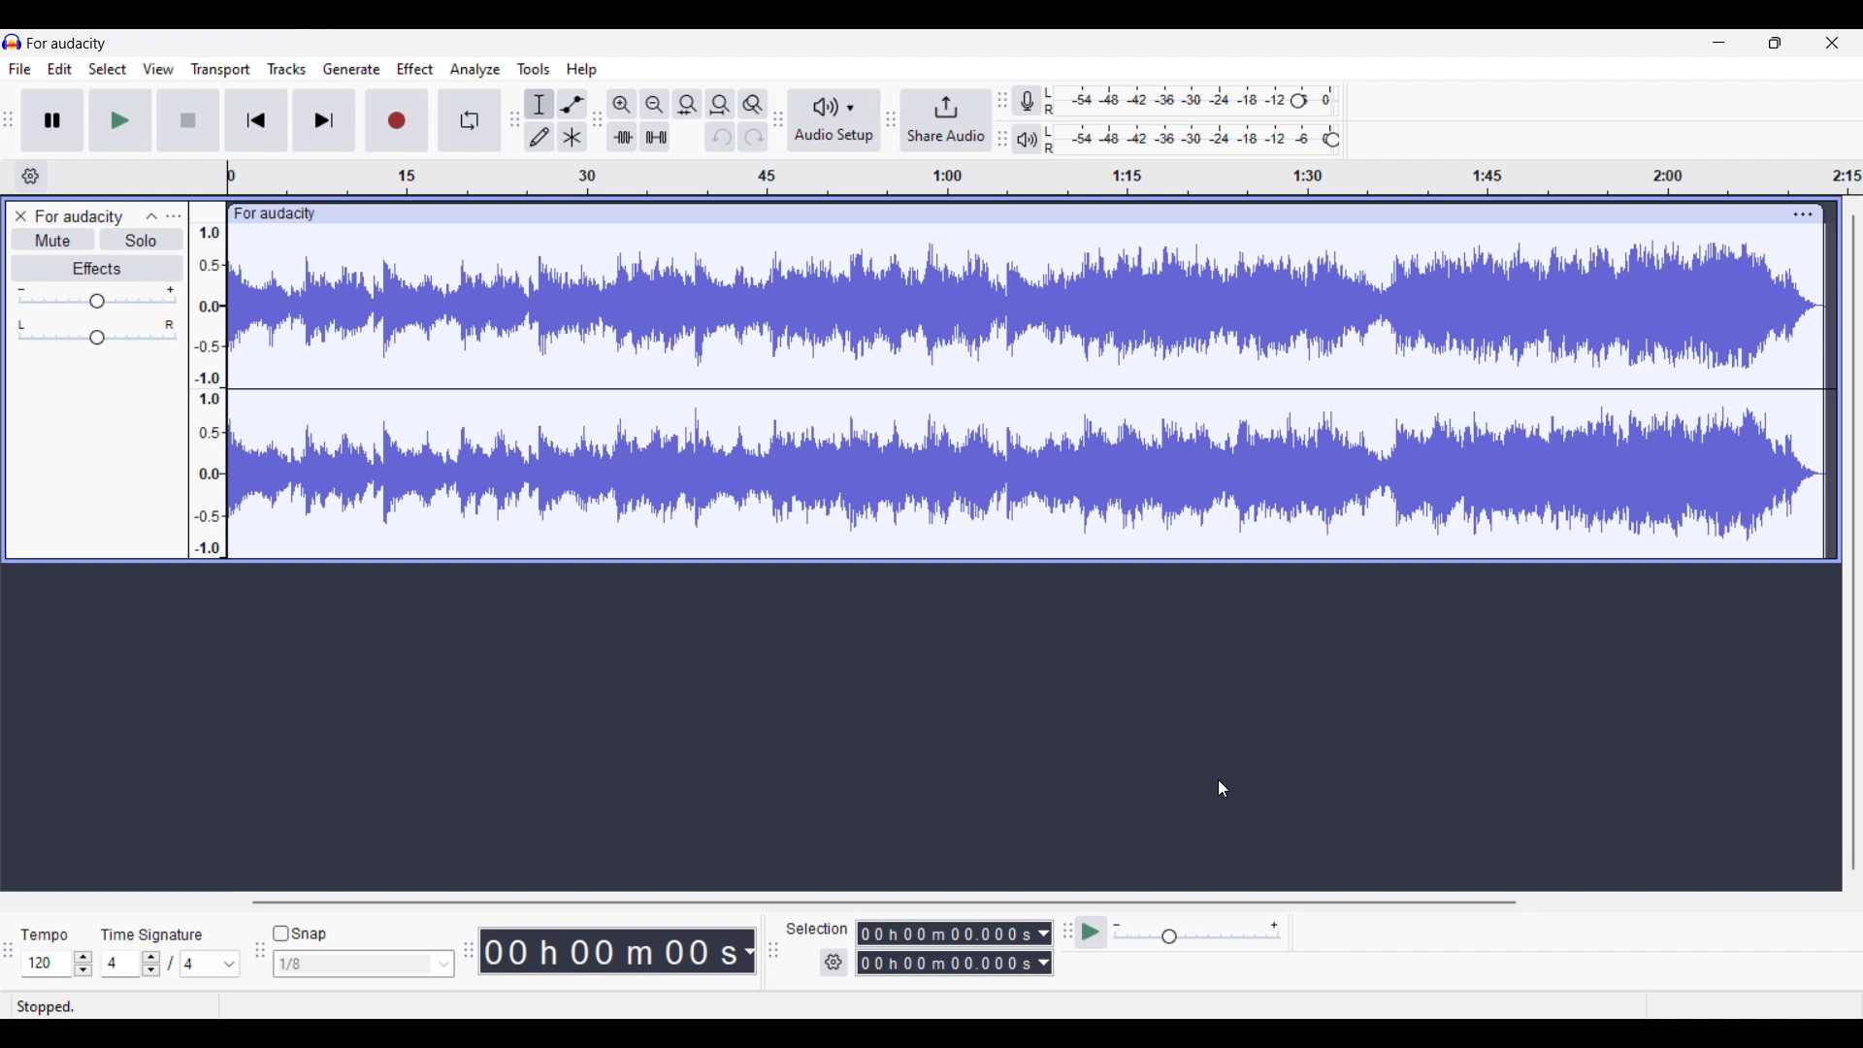  What do you see at coordinates (753, 105) in the screenshot?
I see `Zoom toggle` at bounding box center [753, 105].